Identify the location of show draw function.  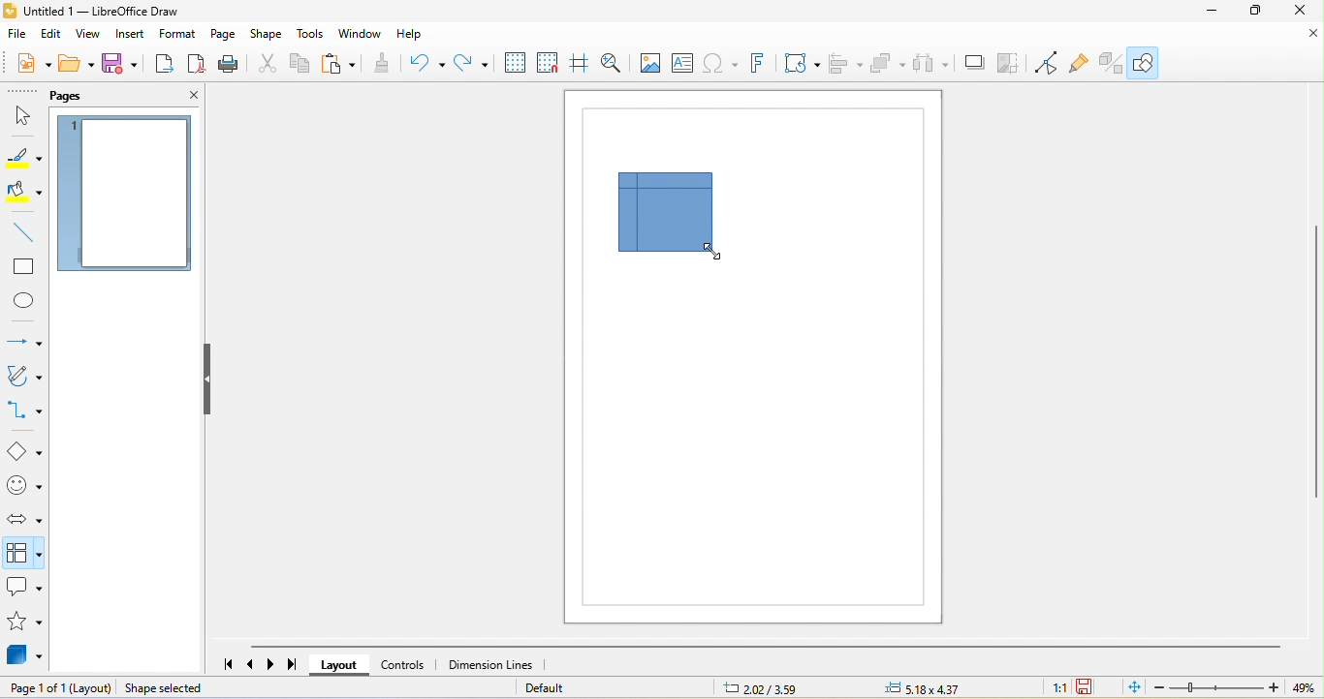
(1143, 63).